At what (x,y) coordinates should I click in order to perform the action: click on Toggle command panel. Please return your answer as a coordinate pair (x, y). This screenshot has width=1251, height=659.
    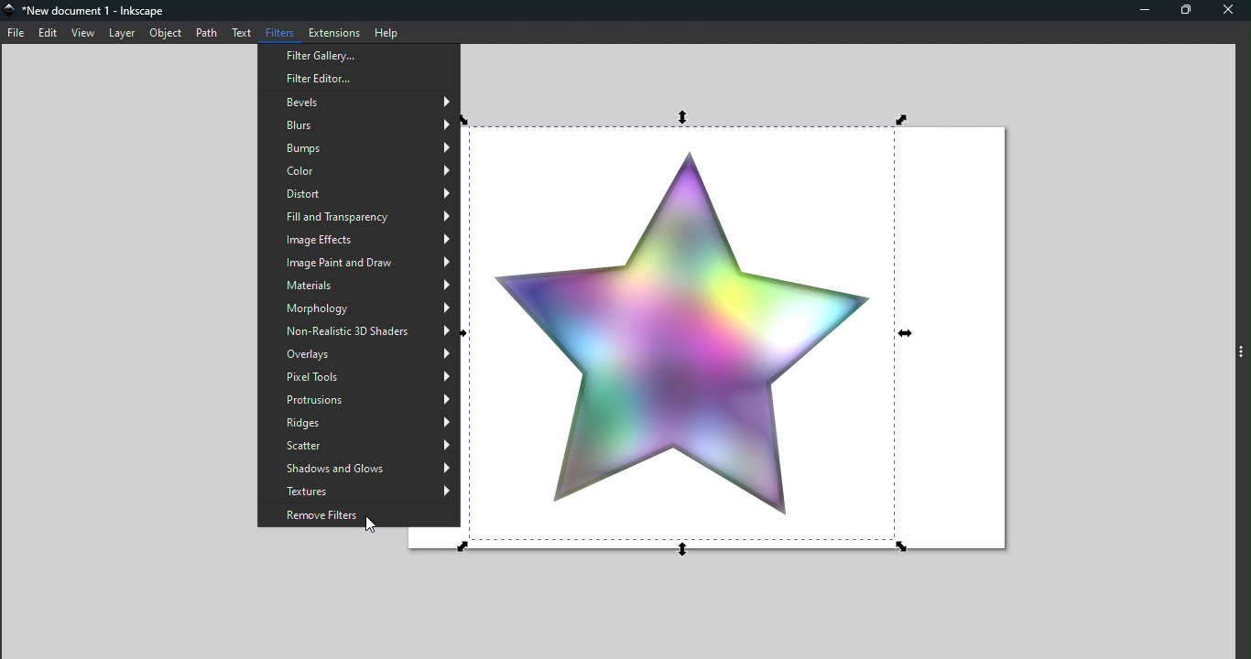
    Looking at the image, I should click on (1242, 346).